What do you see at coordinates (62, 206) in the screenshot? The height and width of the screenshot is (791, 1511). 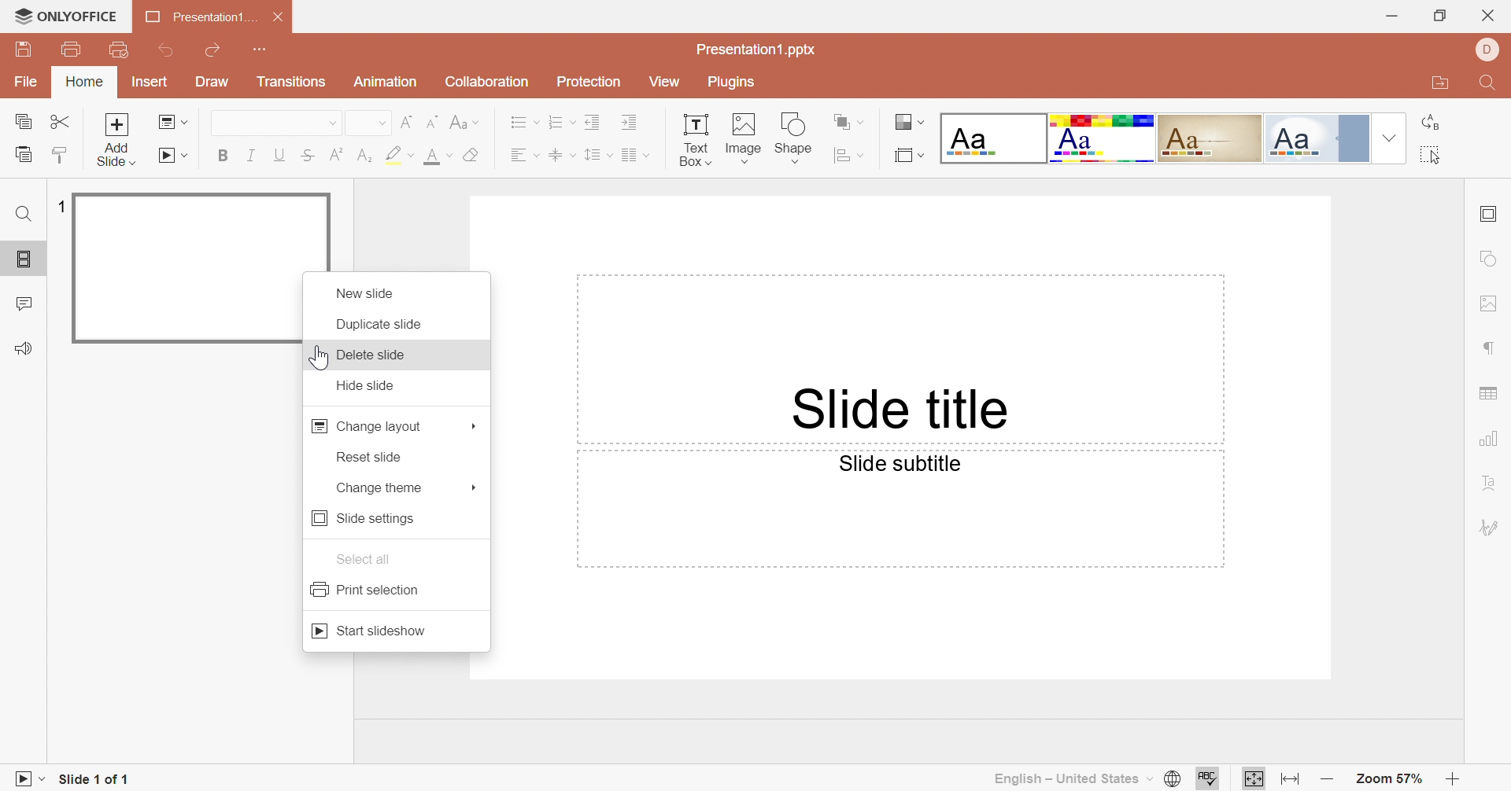 I see `1` at bounding box center [62, 206].